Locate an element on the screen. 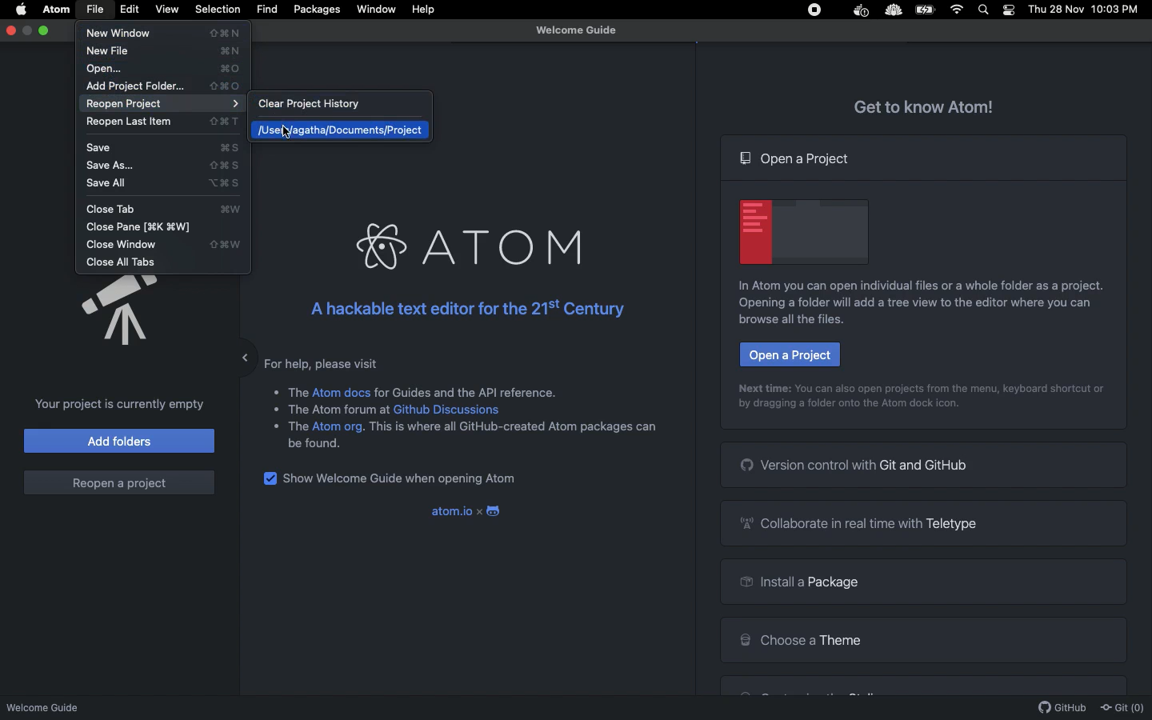 The height and width of the screenshot is (720, 1152). Save is located at coordinates (168, 149).